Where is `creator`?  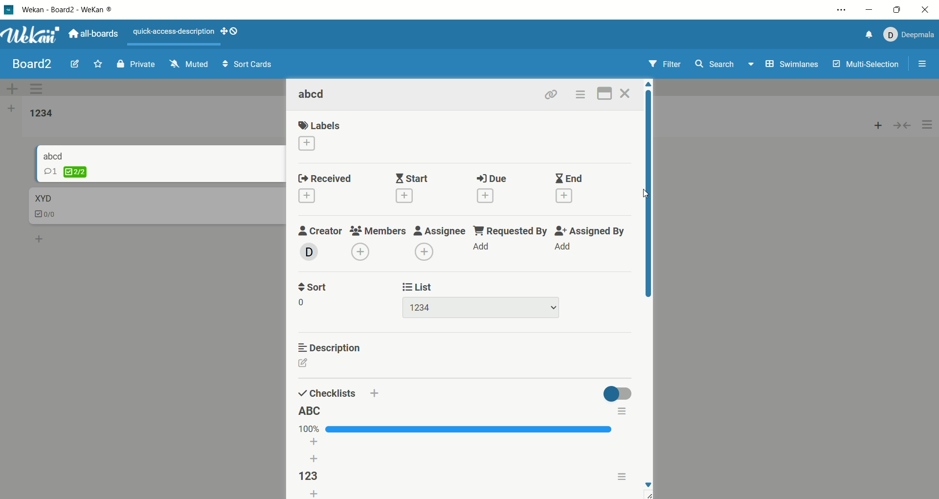 creator is located at coordinates (321, 231).